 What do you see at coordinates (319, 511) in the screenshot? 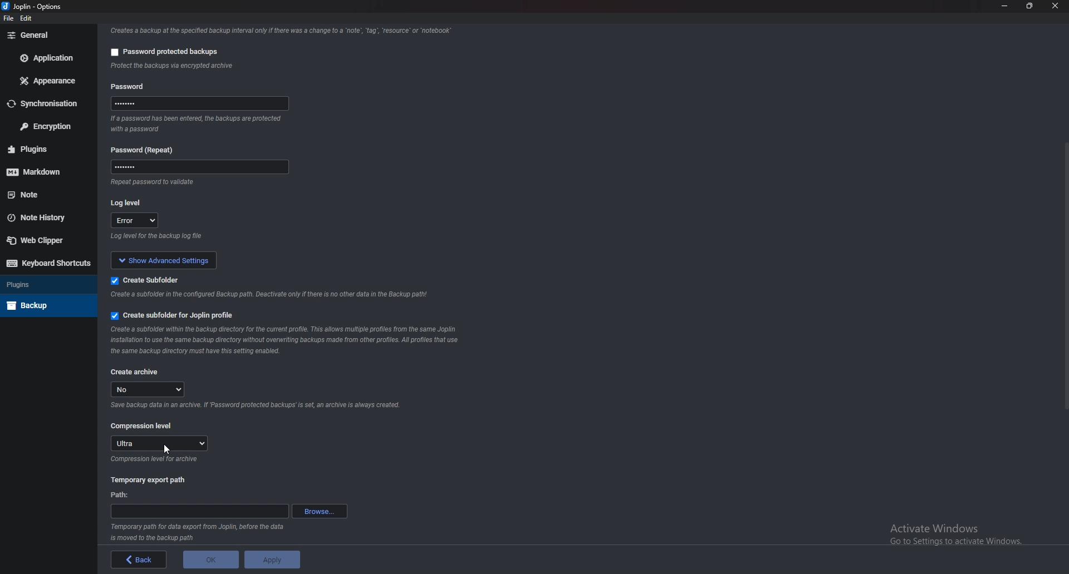
I see `Browse` at bounding box center [319, 511].